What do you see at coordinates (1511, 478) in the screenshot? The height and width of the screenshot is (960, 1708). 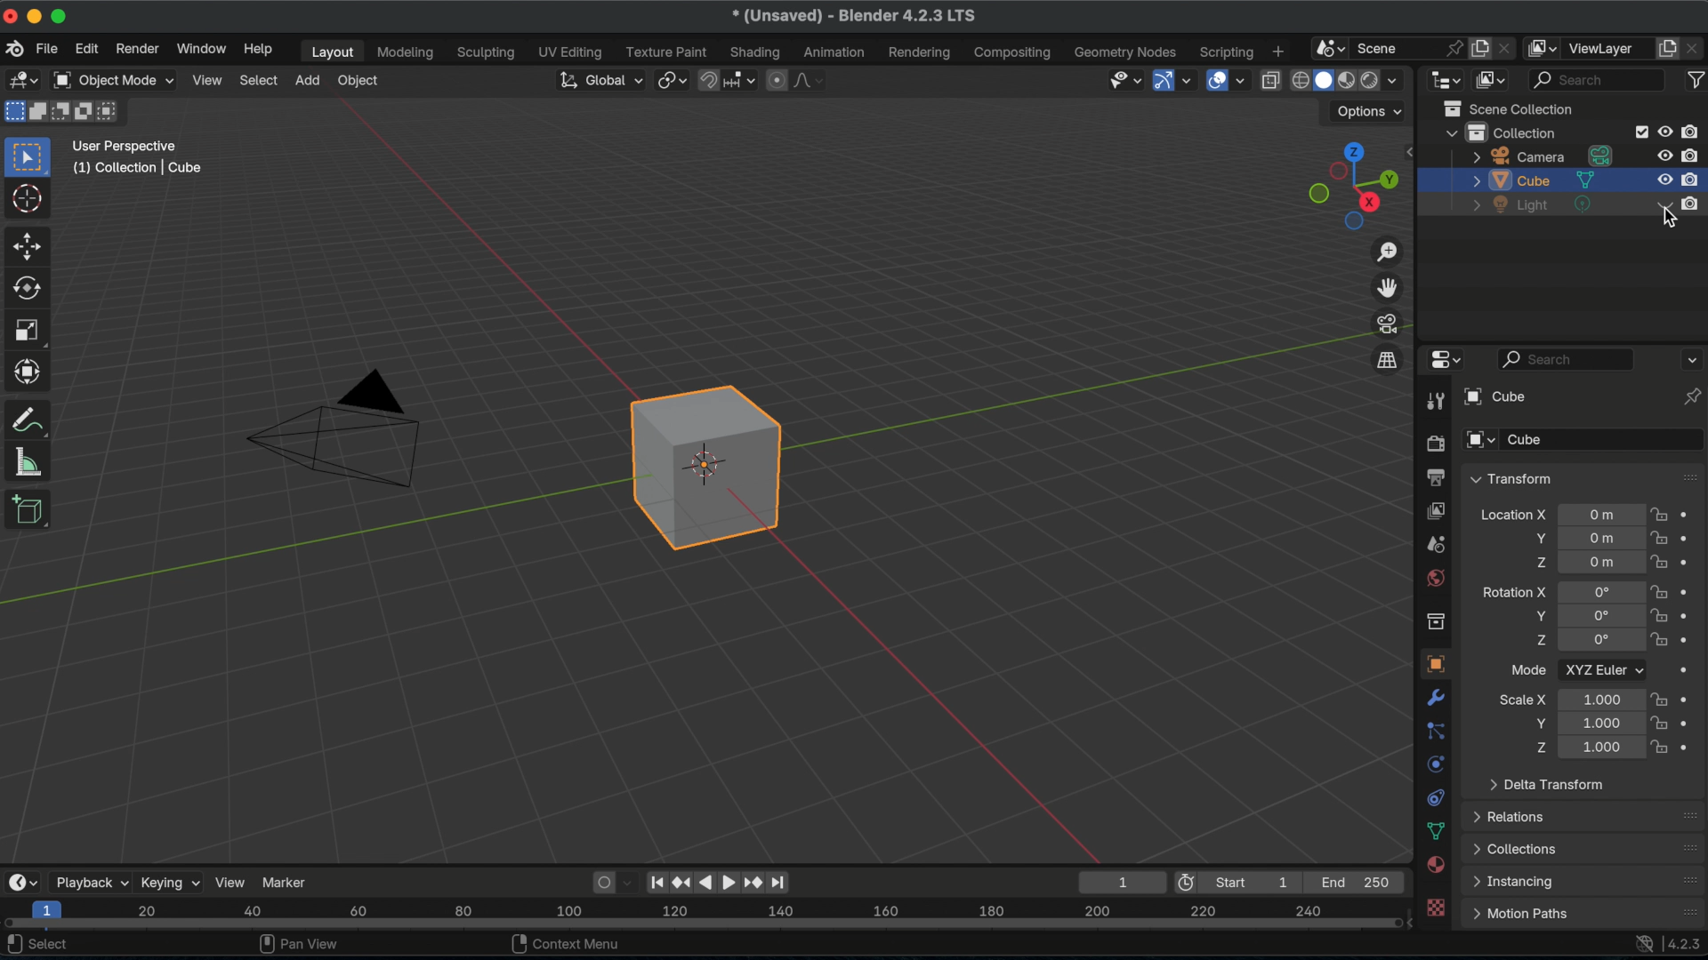 I see `transform drop down` at bounding box center [1511, 478].